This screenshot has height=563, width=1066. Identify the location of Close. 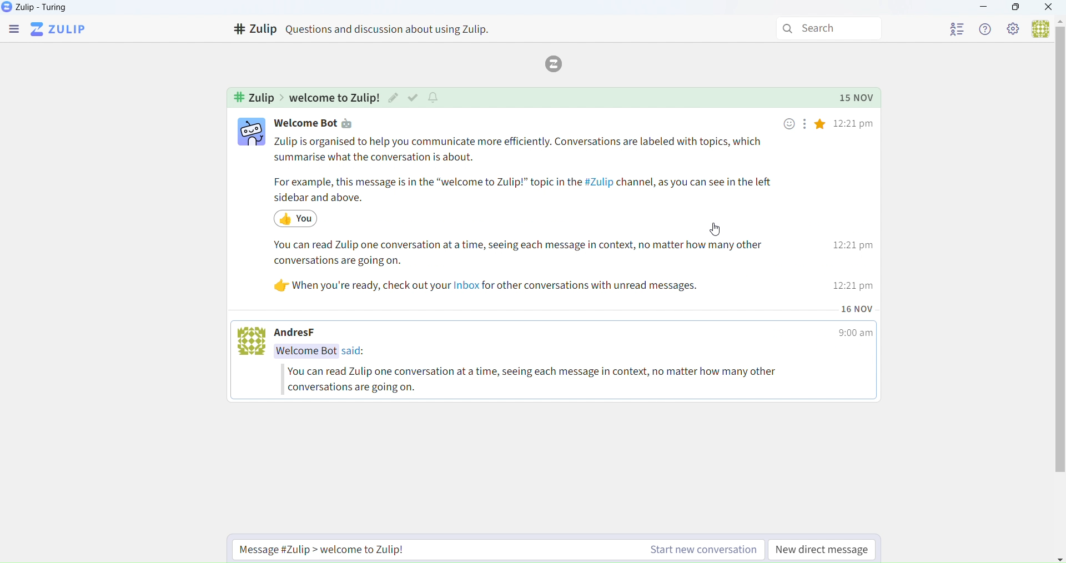
(1049, 8).